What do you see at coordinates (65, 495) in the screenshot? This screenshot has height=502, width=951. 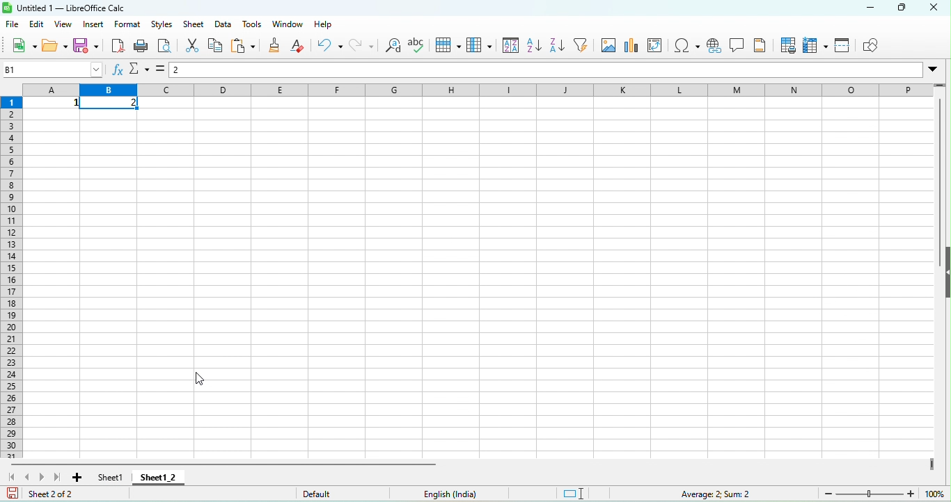 I see `sheet 2 of 2` at bounding box center [65, 495].